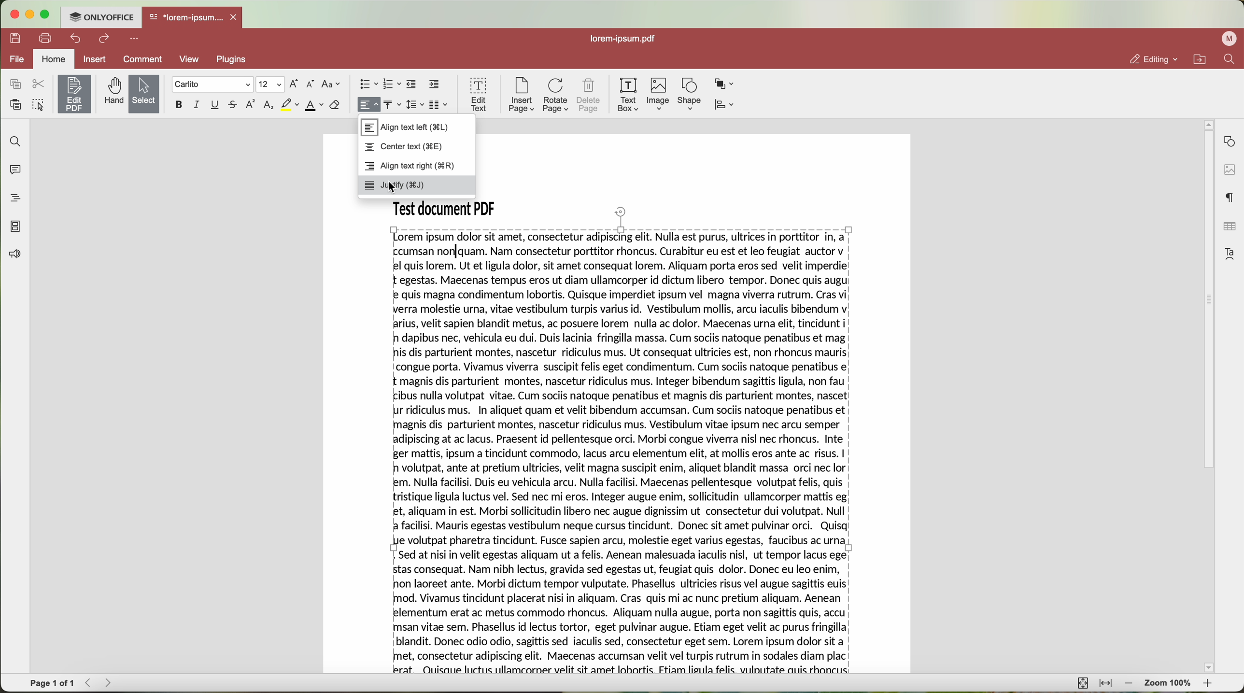  Describe the element at coordinates (15, 169) in the screenshot. I see `comments` at that location.